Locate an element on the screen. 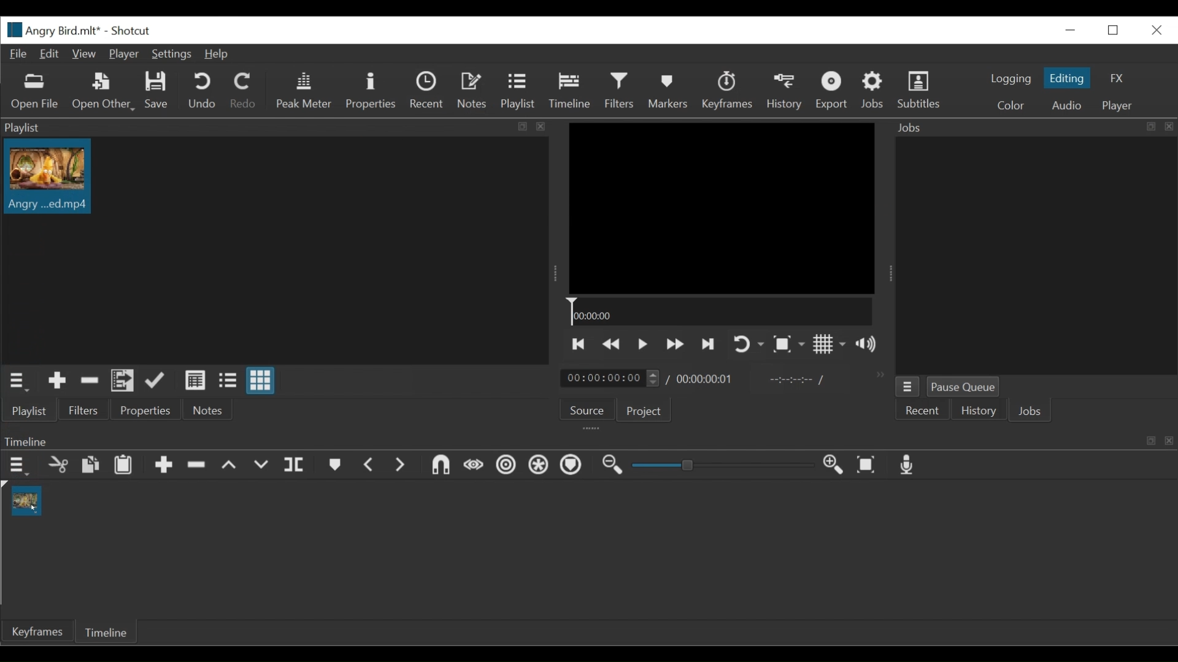  Keyframes is located at coordinates (727, 90).